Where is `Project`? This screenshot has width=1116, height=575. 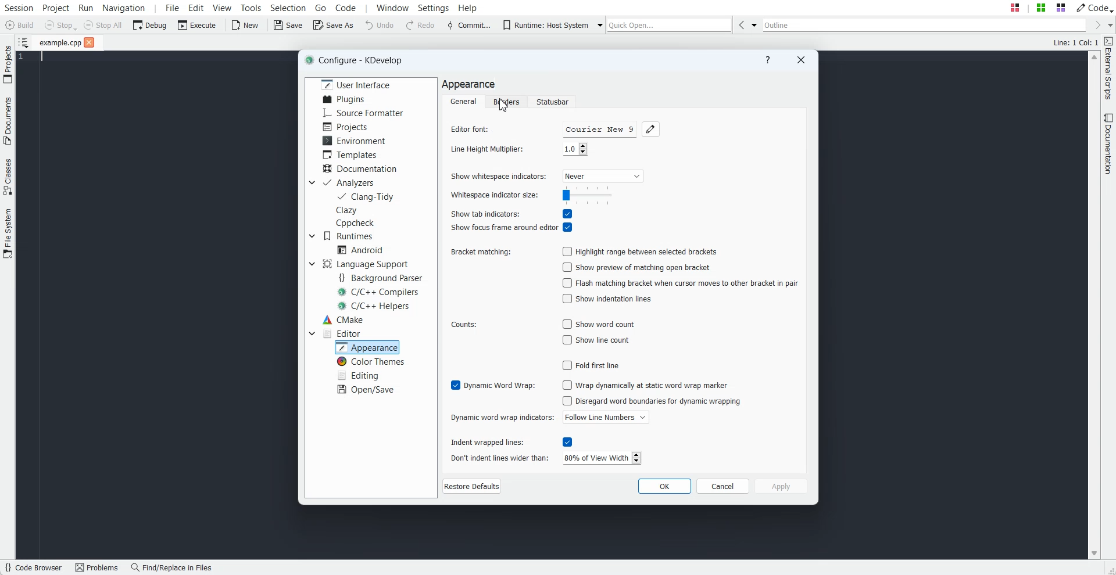 Project is located at coordinates (55, 8).